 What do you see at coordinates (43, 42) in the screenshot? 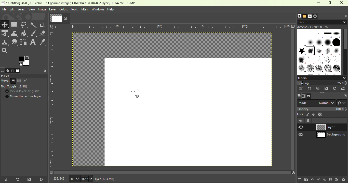
I see `Color picker tool` at bounding box center [43, 42].